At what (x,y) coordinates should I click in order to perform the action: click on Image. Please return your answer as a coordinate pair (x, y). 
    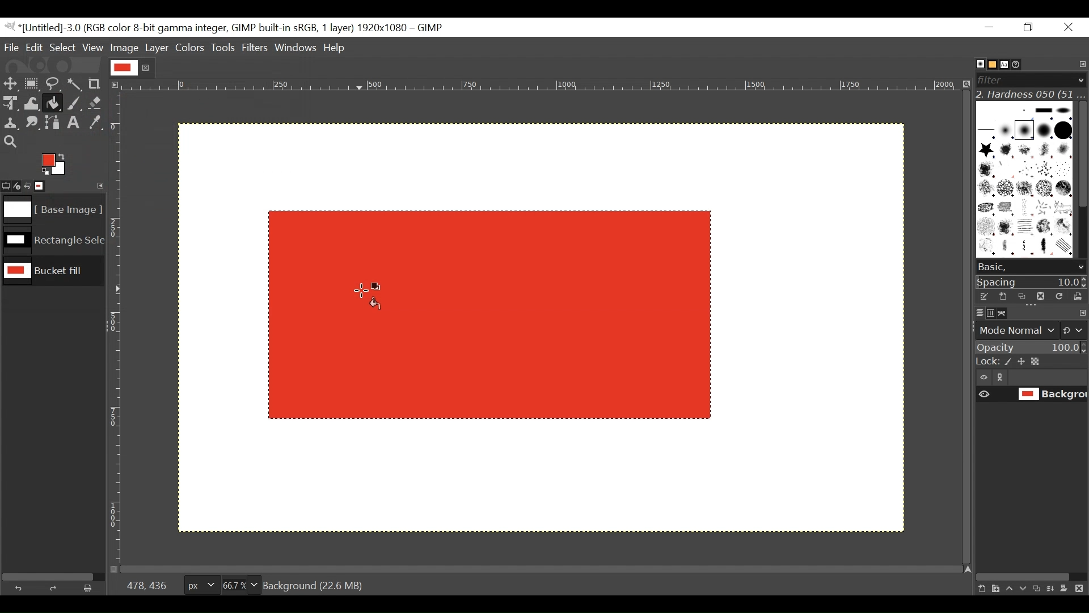
    Looking at the image, I should click on (55, 272).